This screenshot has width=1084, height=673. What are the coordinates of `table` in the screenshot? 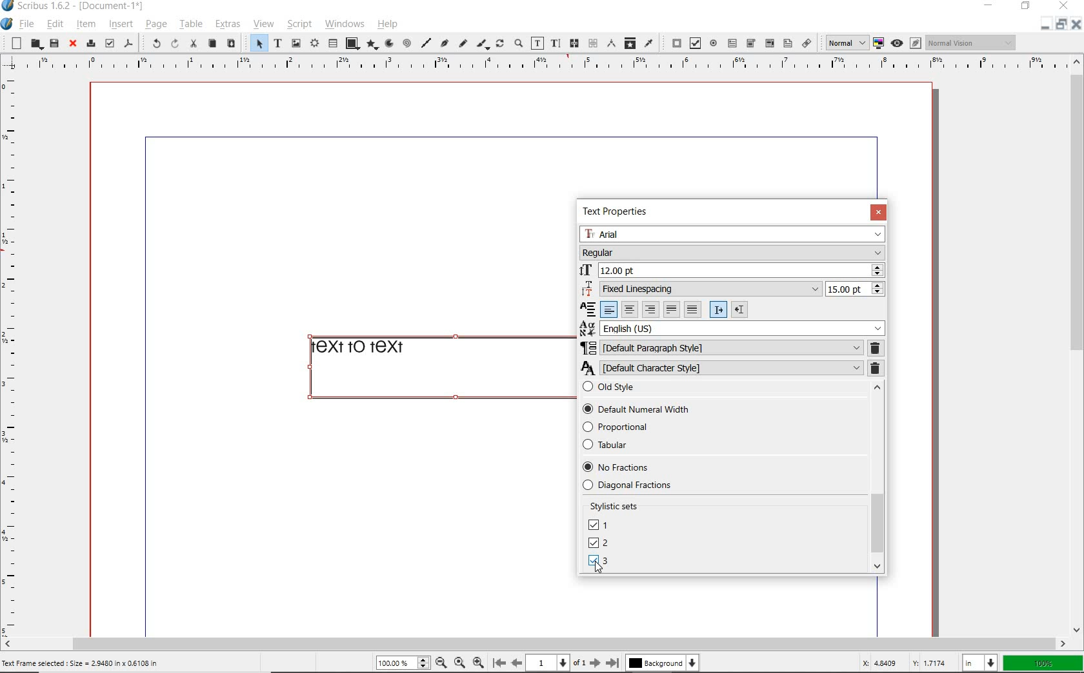 It's located at (190, 25).